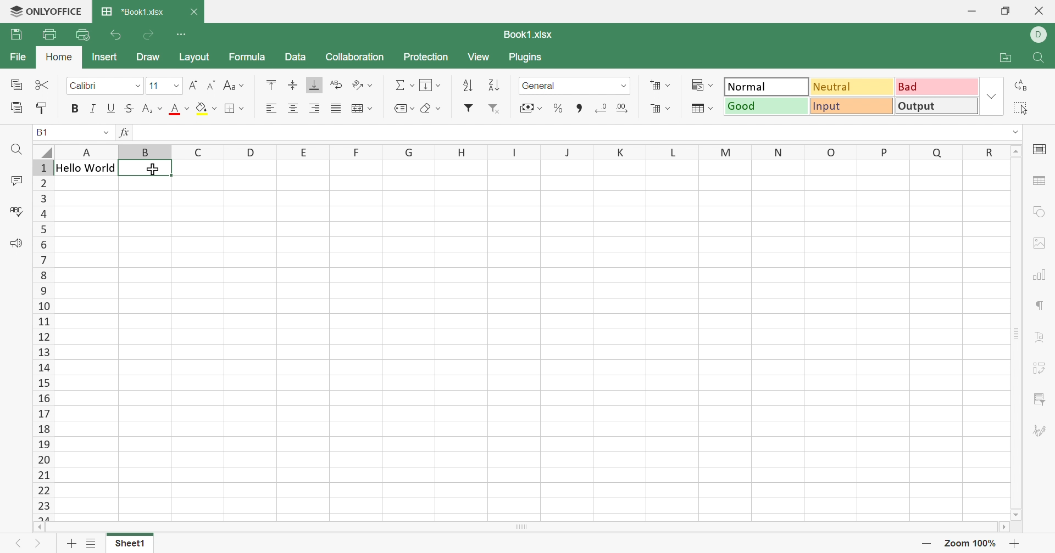  I want to click on Scroll up, so click(1016, 151).